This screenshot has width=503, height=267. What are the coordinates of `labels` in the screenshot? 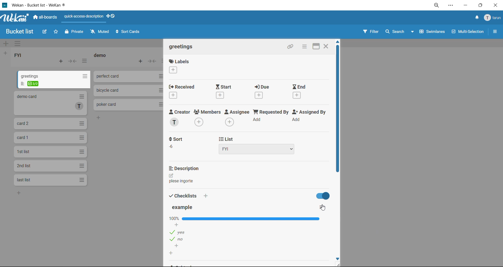 It's located at (180, 66).